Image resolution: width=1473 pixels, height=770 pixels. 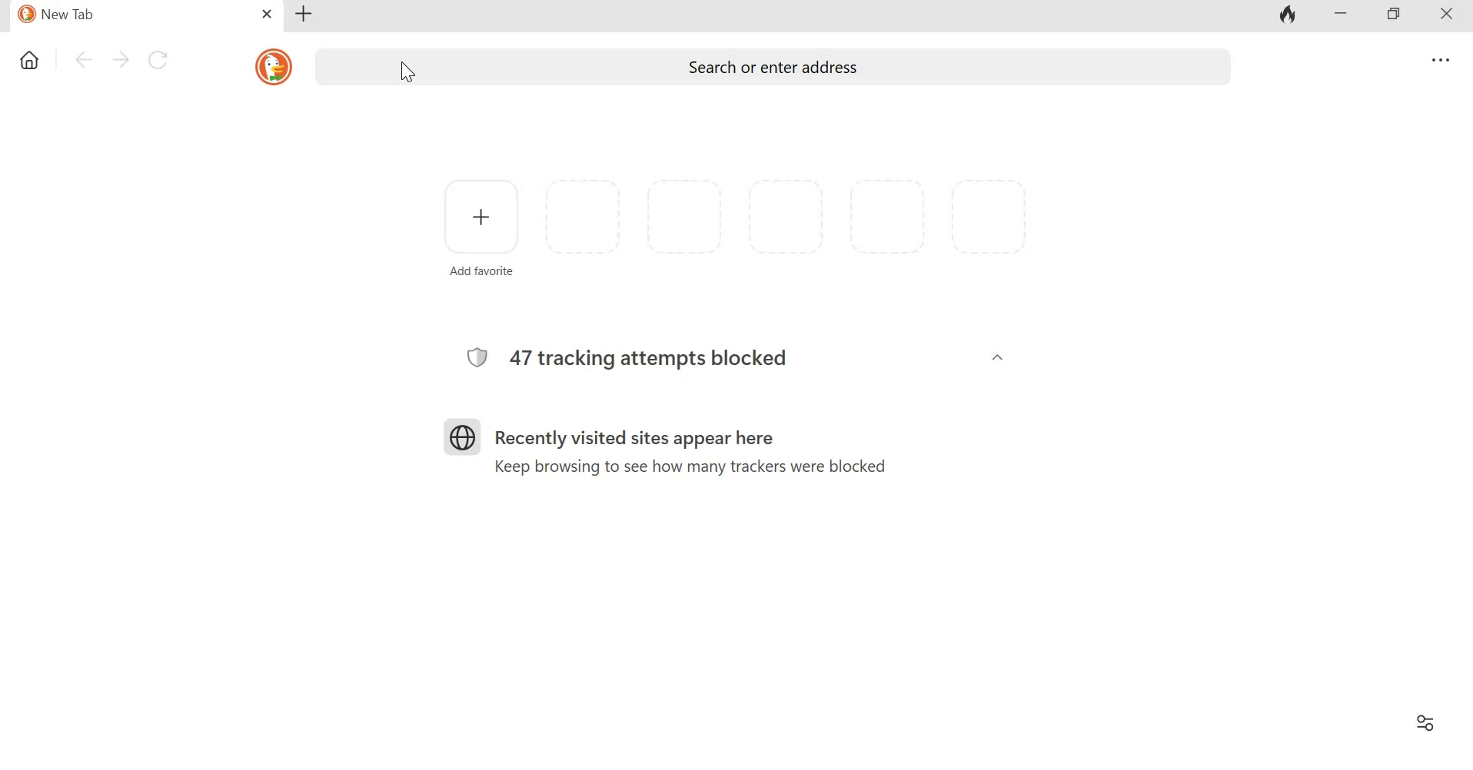 What do you see at coordinates (998, 357) in the screenshot?
I see `Collapse/Expand` at bounding box center [998, 357].